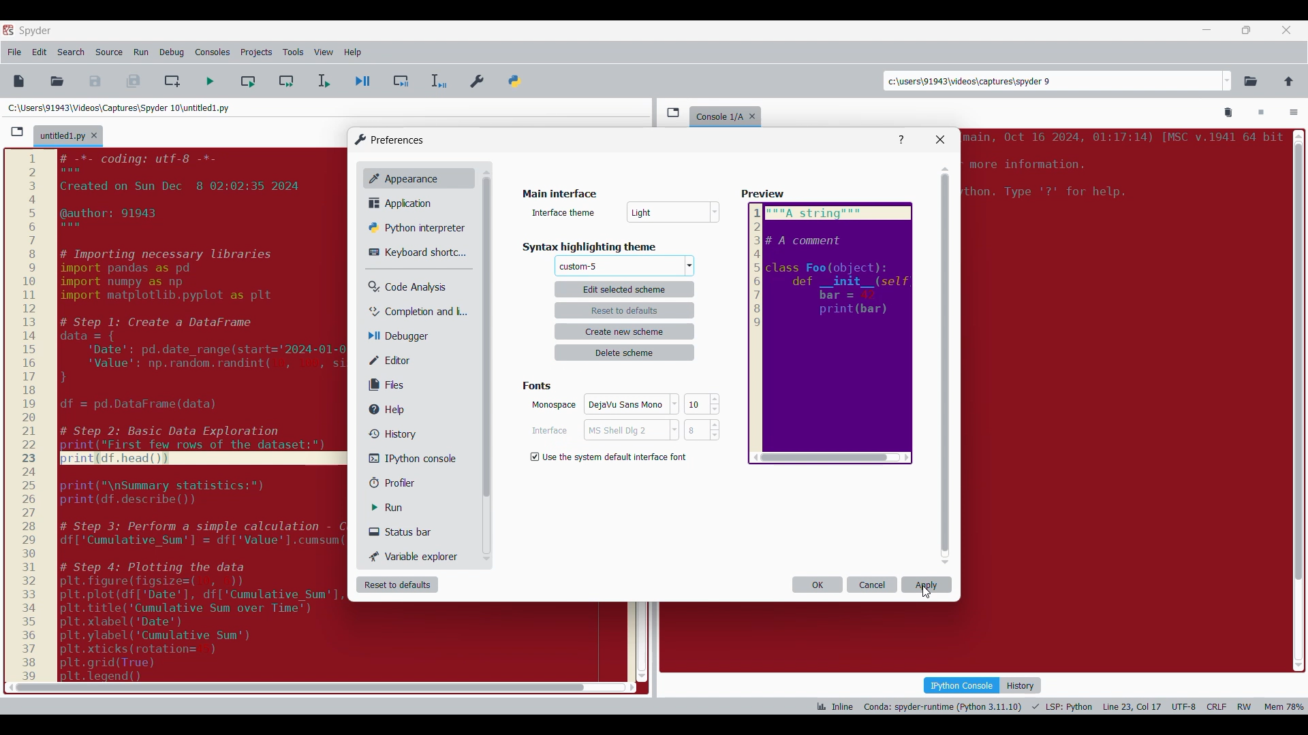  I want to click on Close tab, so click(756, 114).